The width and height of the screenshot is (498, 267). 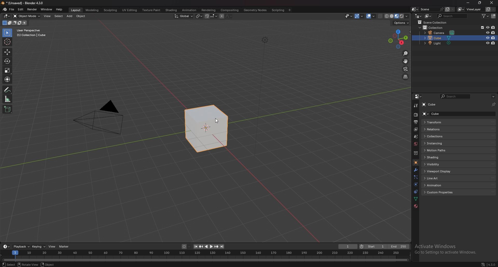 What do you see at coordinates (432, 9) in the screenshot?
I see `scene` at bounding box center [432, 9].